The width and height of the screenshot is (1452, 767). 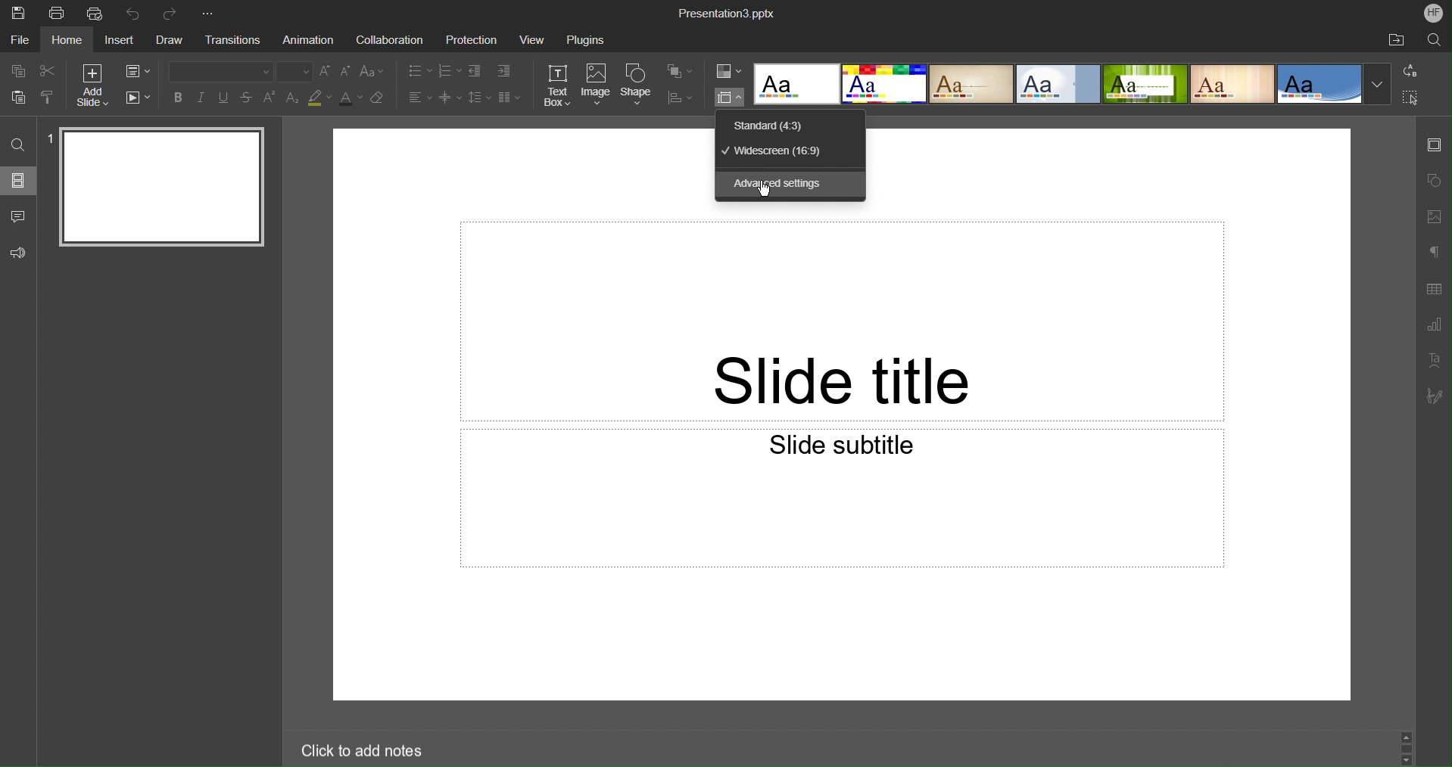 What do you see at coordinates (355, 748) in the screenshot?
I see `Click to add notes` at bounding box center [355, 748].